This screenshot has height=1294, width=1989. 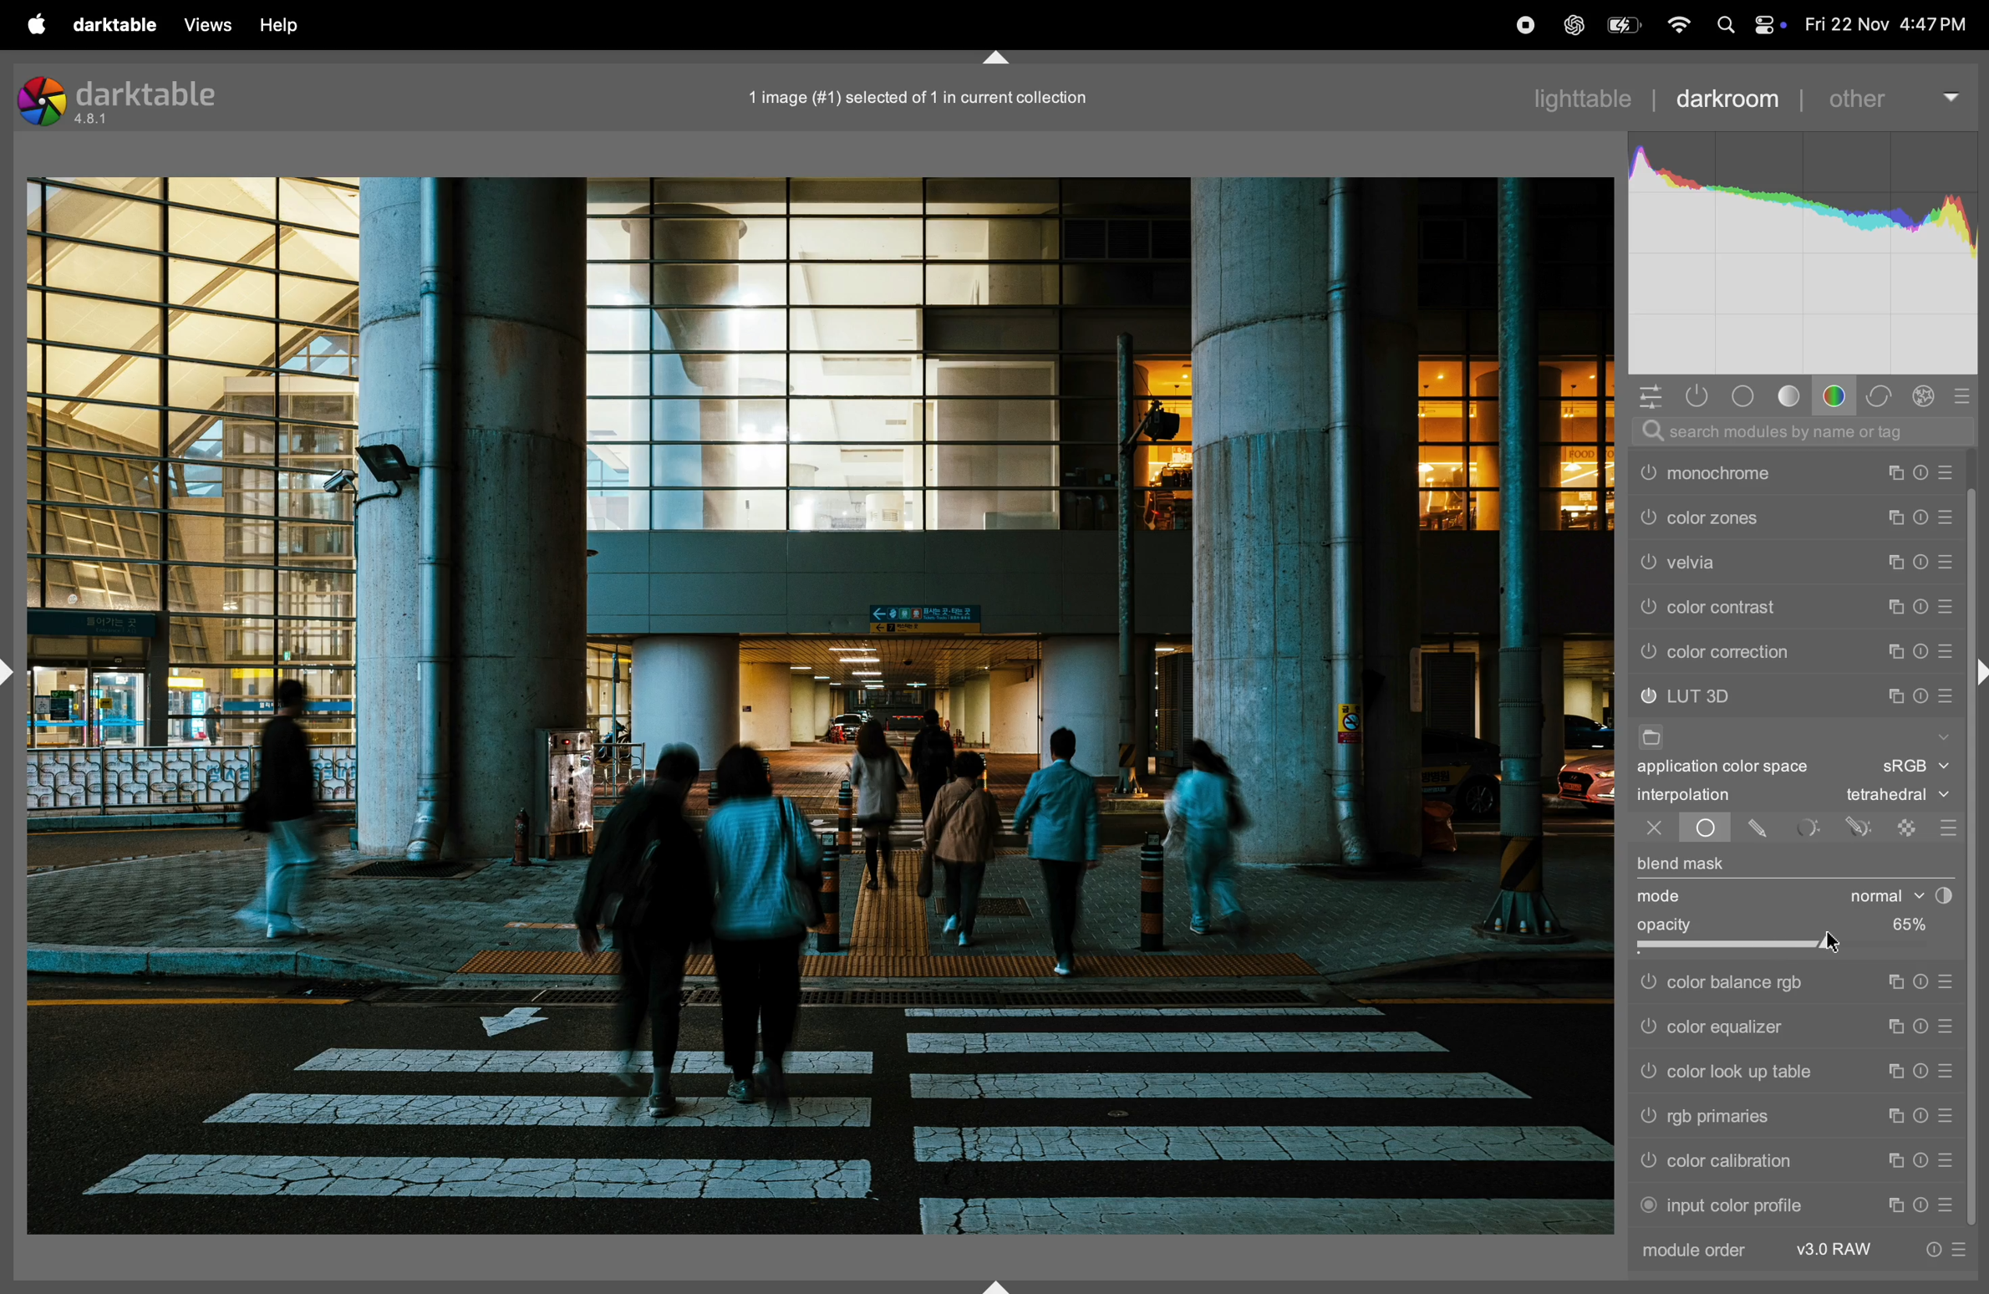 I want to click on base, so click(x=1747, y=397).